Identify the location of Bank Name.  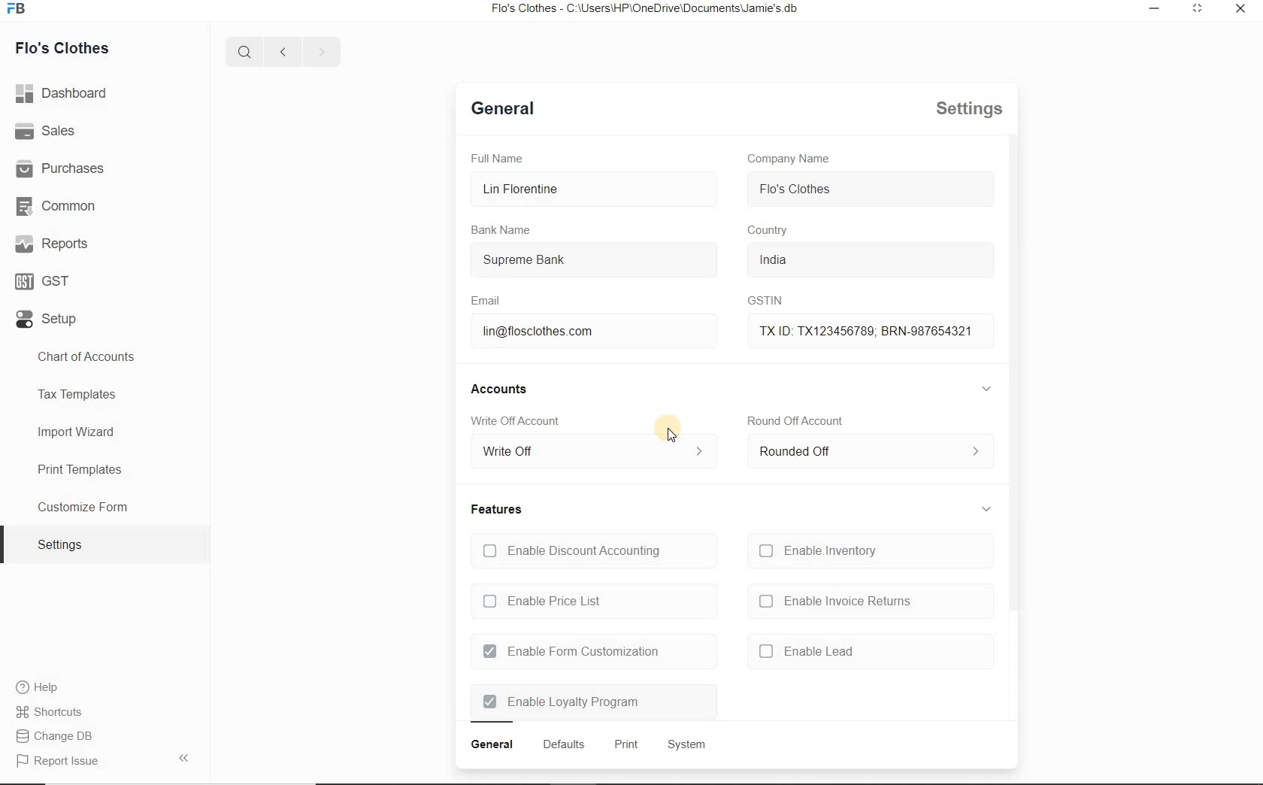
(499, 228).